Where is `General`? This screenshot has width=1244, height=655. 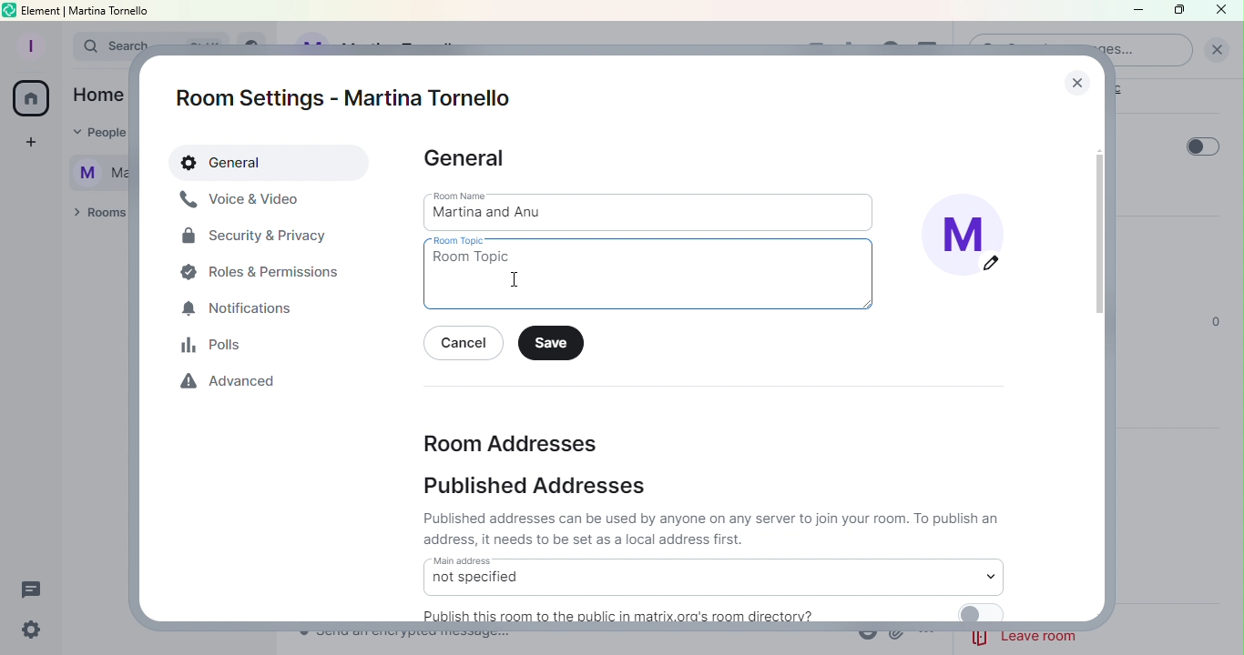
General is located at coordinates (467, 159).